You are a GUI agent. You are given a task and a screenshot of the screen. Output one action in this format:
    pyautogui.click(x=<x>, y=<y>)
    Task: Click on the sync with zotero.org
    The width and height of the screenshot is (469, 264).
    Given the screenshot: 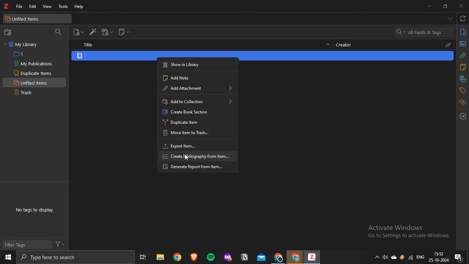 What is the action you would take?
    pyautogui.click(x=463, y=18)
    